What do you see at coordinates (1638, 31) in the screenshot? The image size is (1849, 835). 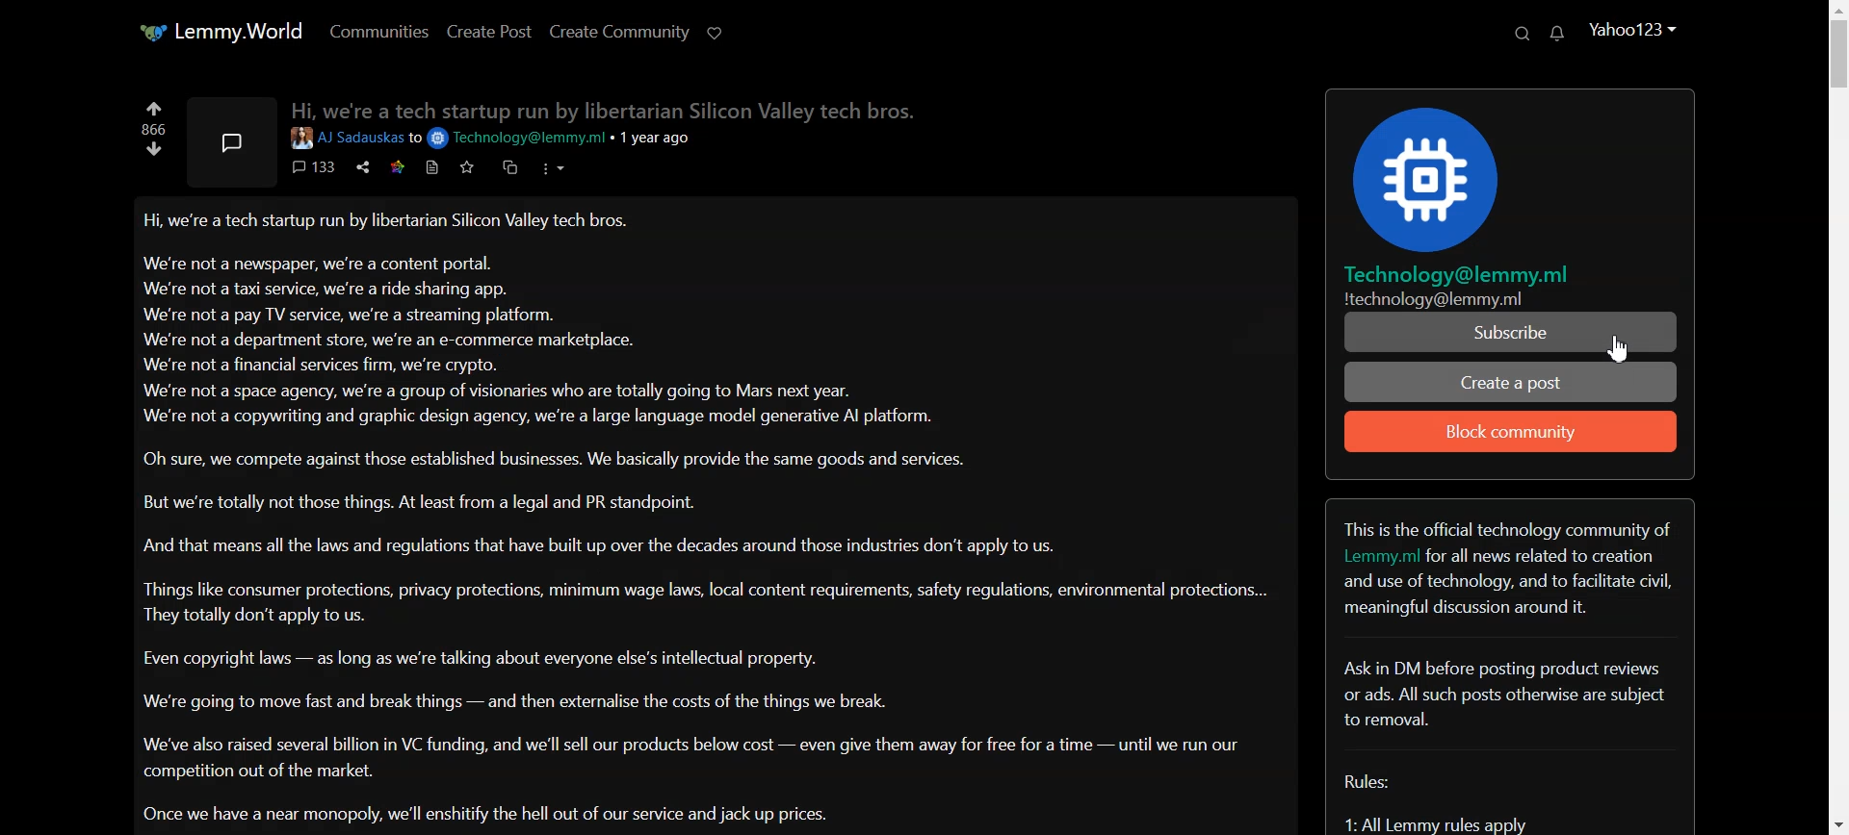 I see `Account` at bounding box center [1638, 31].